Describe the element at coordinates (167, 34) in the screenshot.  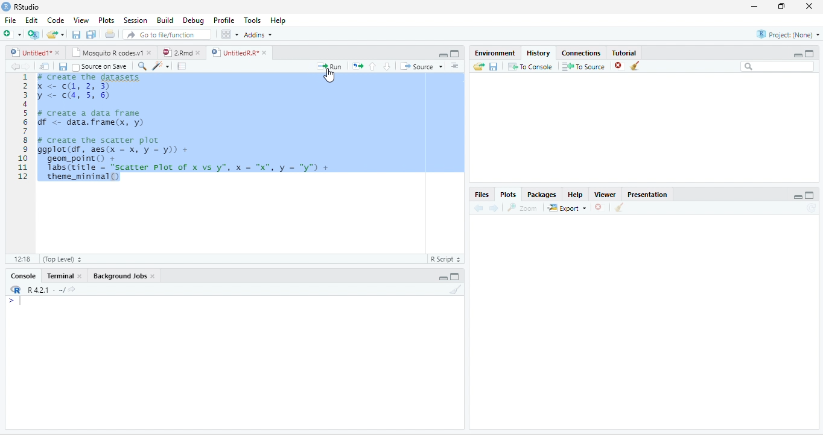
I see `Go to file/function` at that location.